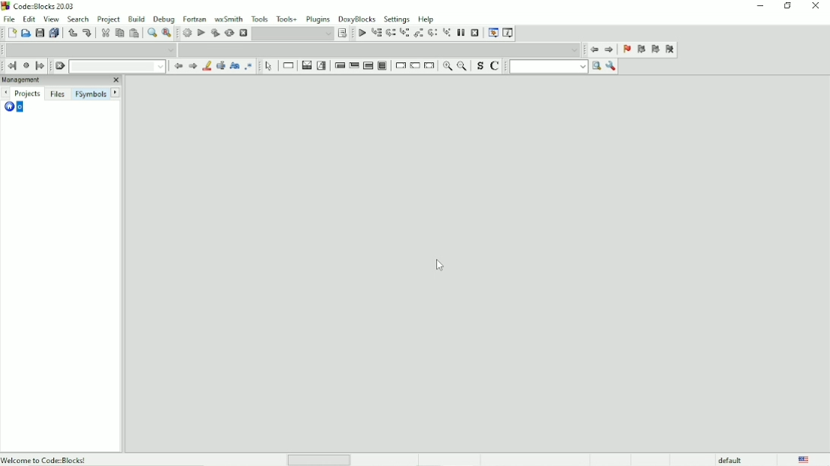 The height and width of the screenshot is (466, 830). I want to click on Previous bookmark, so click(641, 51).